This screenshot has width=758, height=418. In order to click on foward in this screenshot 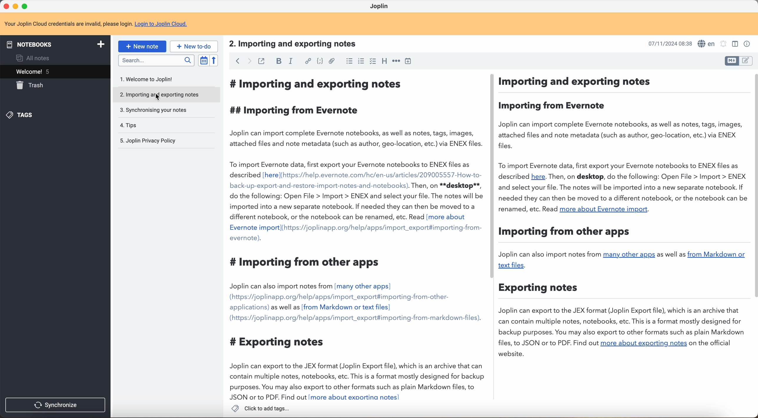, I will do `click(248, 61)`.